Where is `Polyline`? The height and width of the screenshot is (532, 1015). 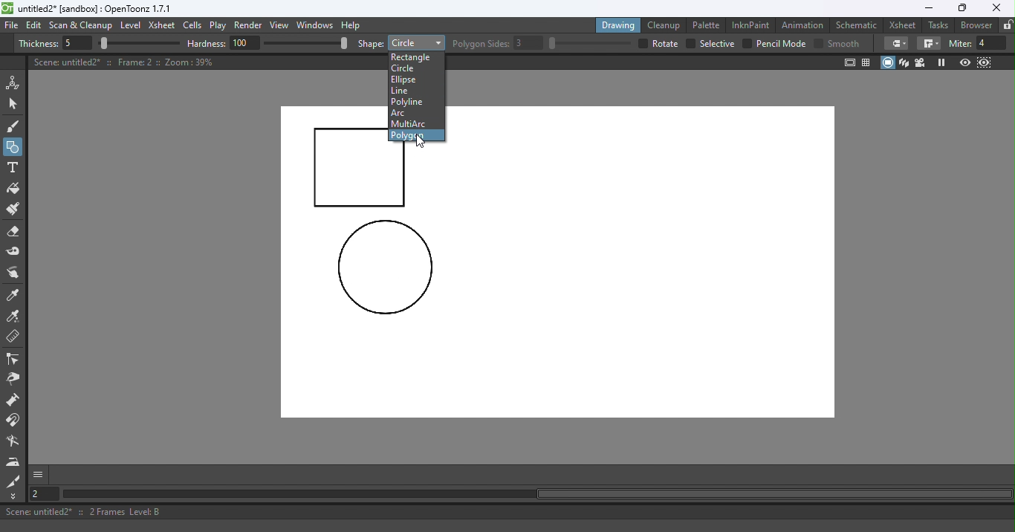 Polyline is located at coordinates (409, 103).